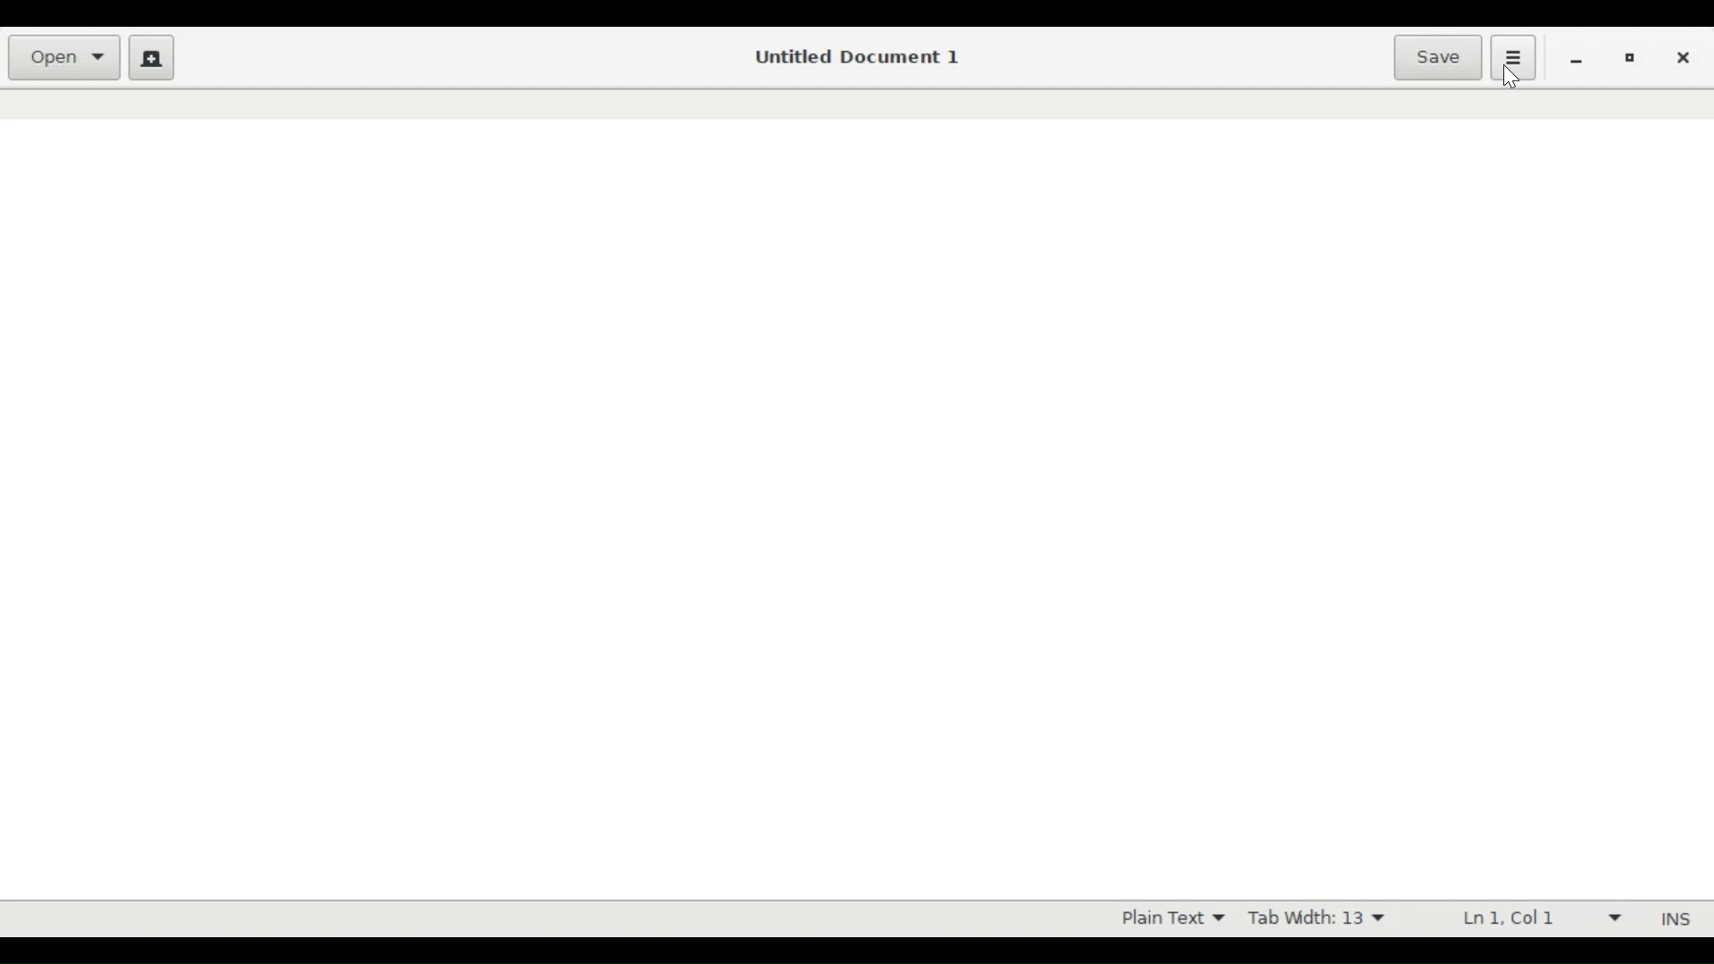  What do you see at coordinates (1512, 57) in the screenshot?
I see `Application menu` at bounding box center [1512, 57].